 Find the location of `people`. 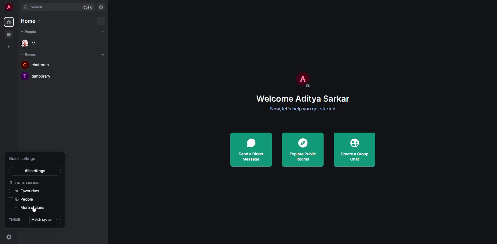

people is located at coordinates (26, 200).